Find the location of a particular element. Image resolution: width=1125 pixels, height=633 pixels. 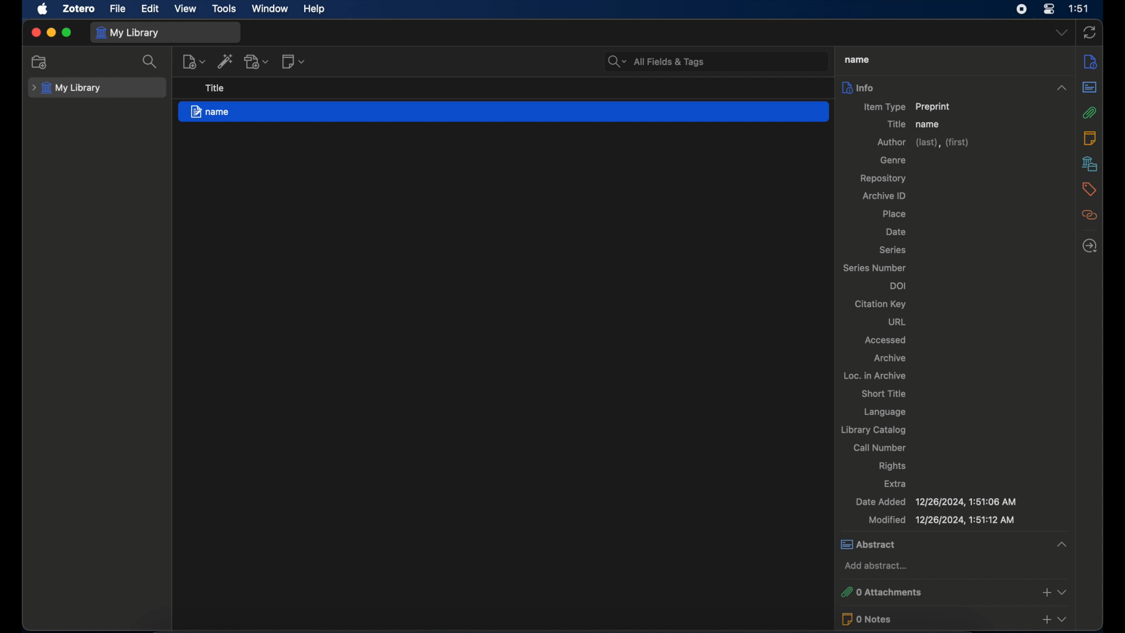

new item is located at coordinates (193, 61).